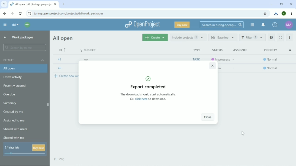  What do you see at coordinates (182, 25) in the screenshot?
I see `Buy now` at bounding box center [182, 25].